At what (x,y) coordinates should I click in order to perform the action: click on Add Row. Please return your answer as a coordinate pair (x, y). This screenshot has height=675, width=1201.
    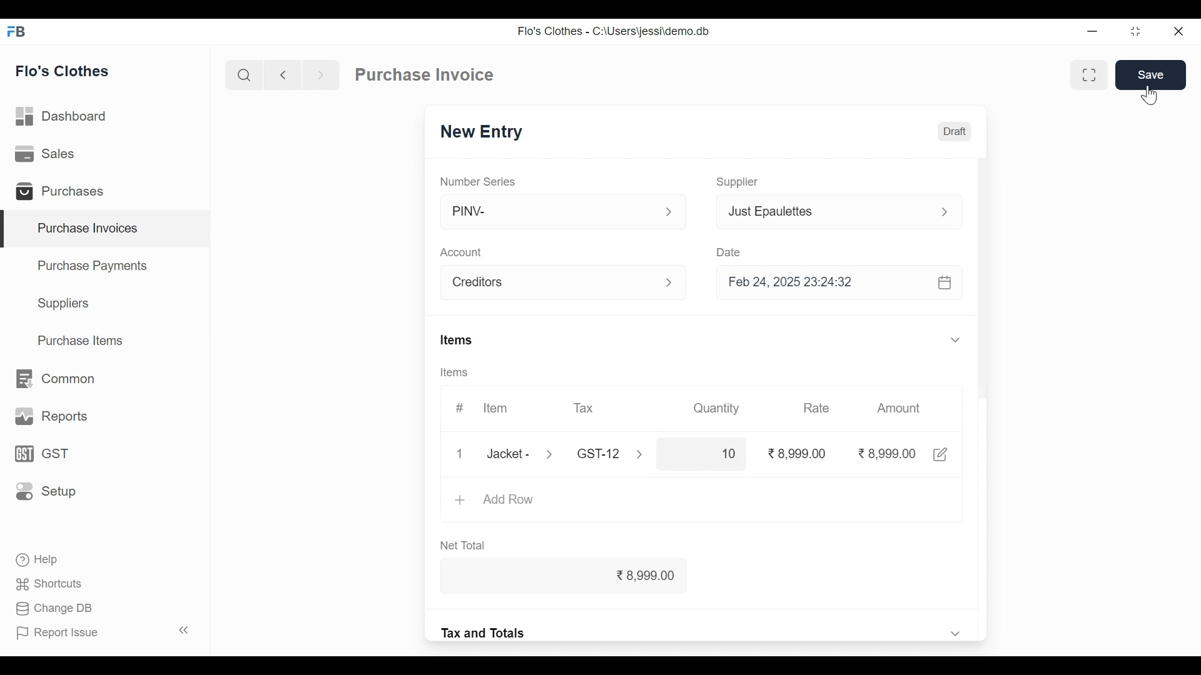
    Looking at the image, I should click on (511, 501).